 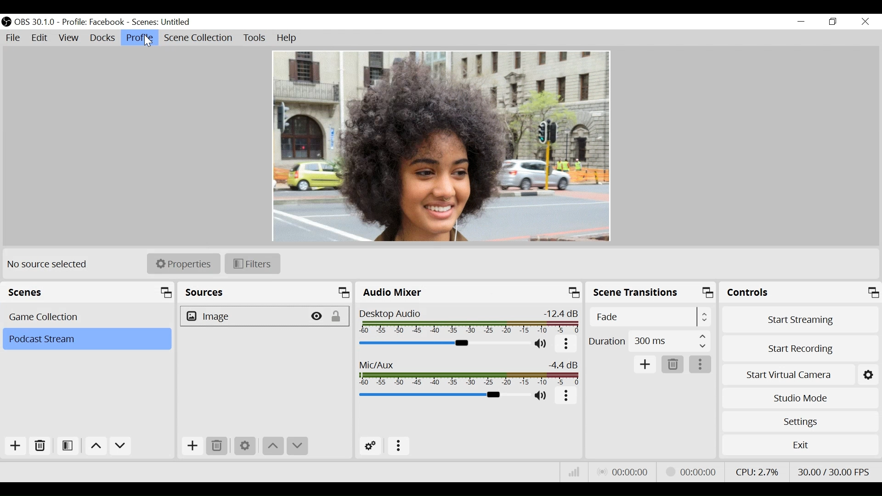 What do you see at coordinates (469, 292) in the screenshot?
I see `Audio Mixer` at bounding box center [469, 292].